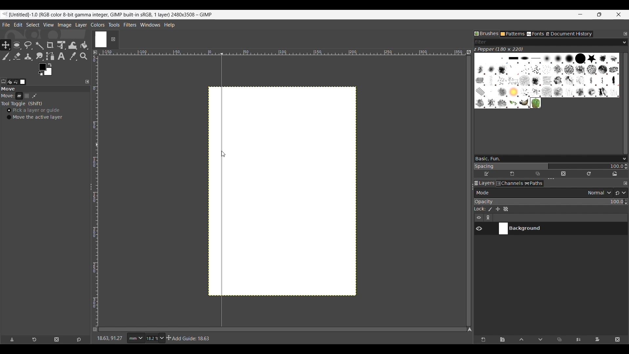  Describe the element at coordinates (33, 25) in the screenshot. I see `Select menu` at that location.